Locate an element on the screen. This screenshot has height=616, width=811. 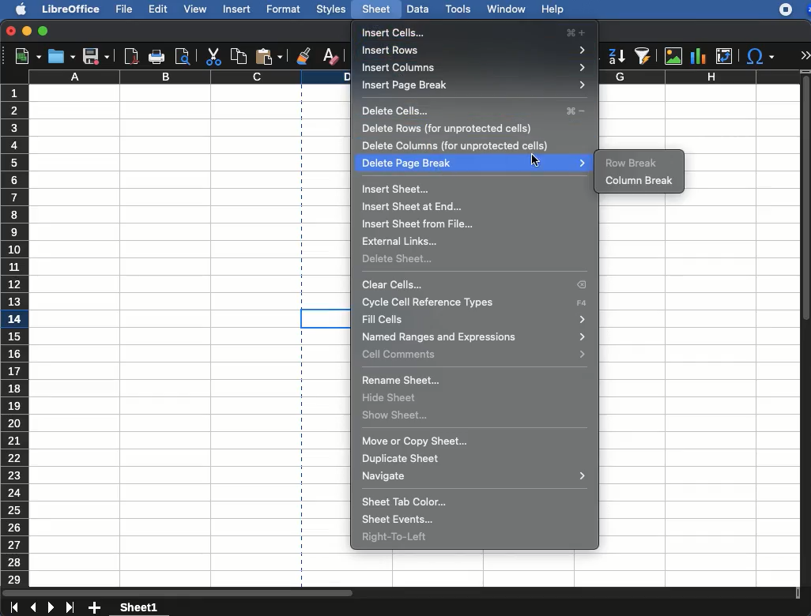
cycle cell reference type is located at coordinates (475, 302).